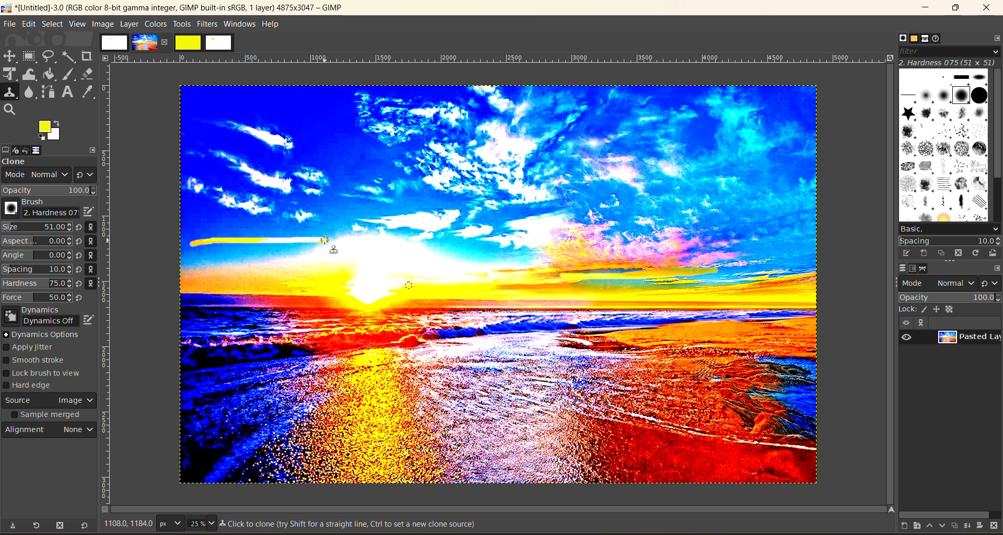  What do you see at coordinates (919, 323) in the screenshot?
I see `expand` at bounding box center [919, 323].